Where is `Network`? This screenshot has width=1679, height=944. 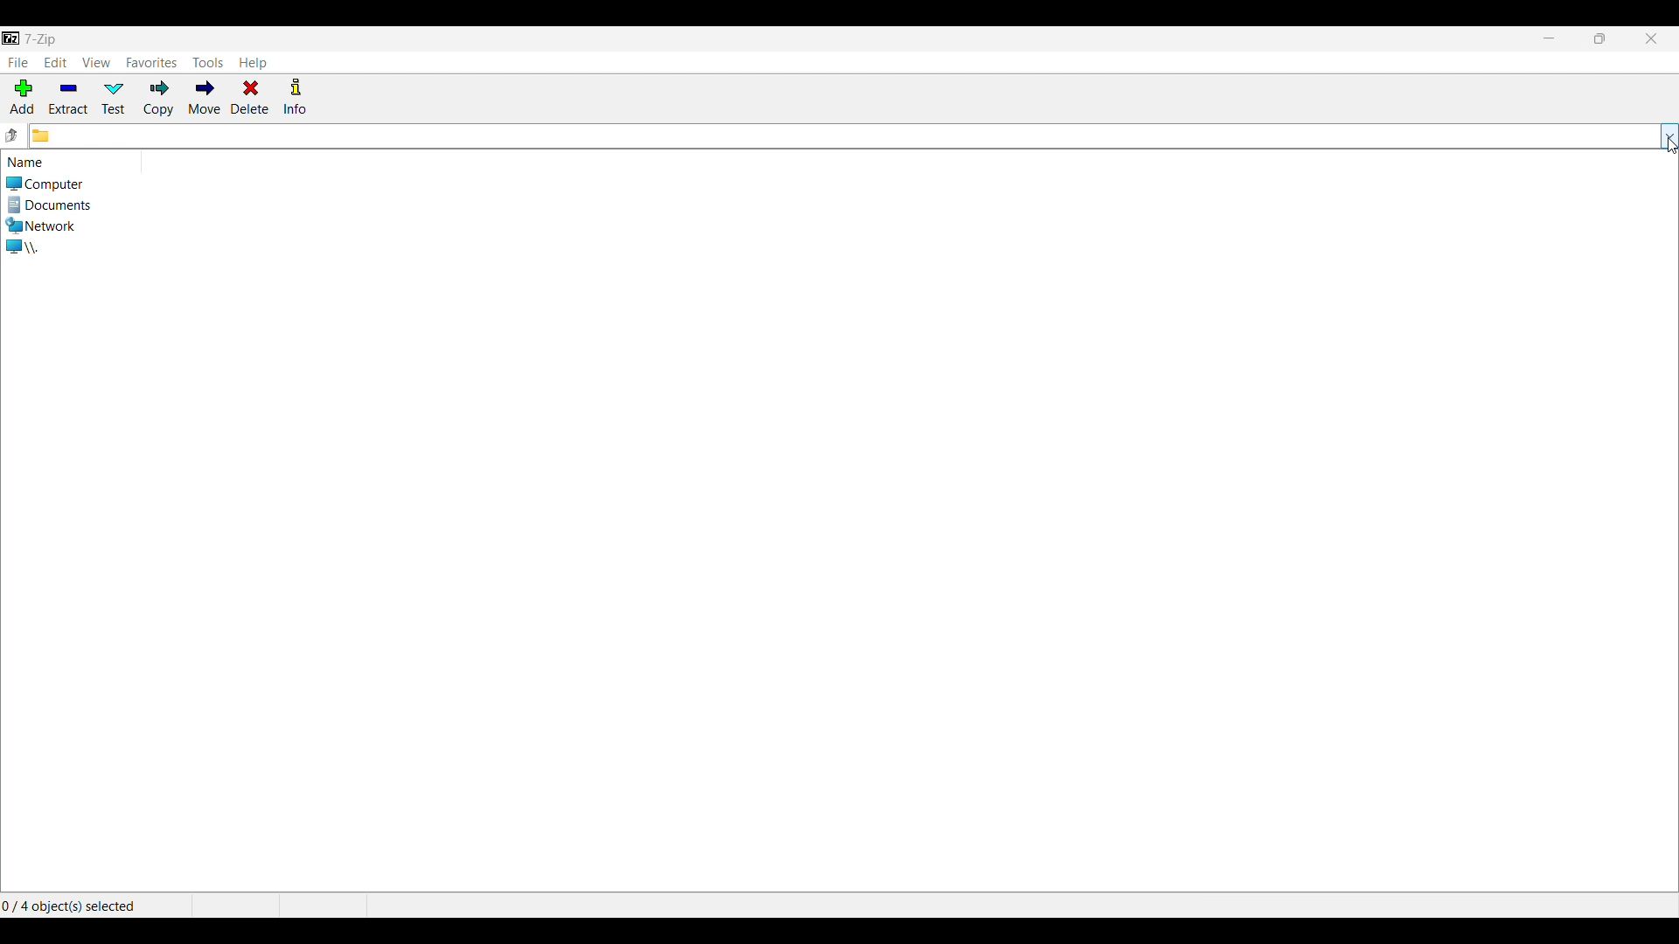
Network is located at coordinates (48, 226).